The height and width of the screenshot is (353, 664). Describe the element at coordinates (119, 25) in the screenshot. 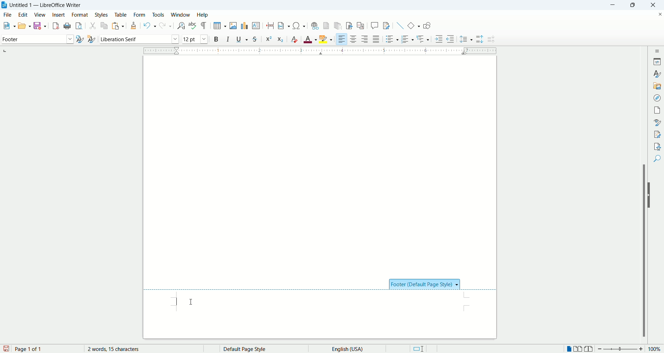

I see `paste` at that location.